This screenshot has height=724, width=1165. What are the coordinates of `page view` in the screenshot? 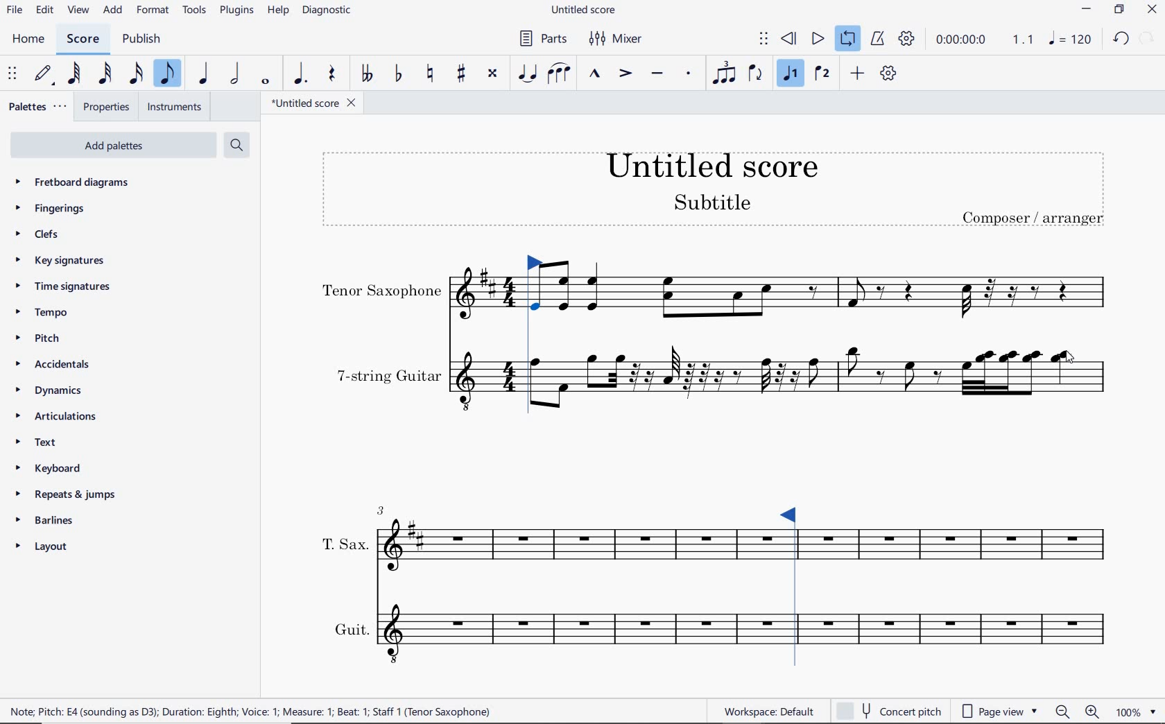 It's located at (999, 712).